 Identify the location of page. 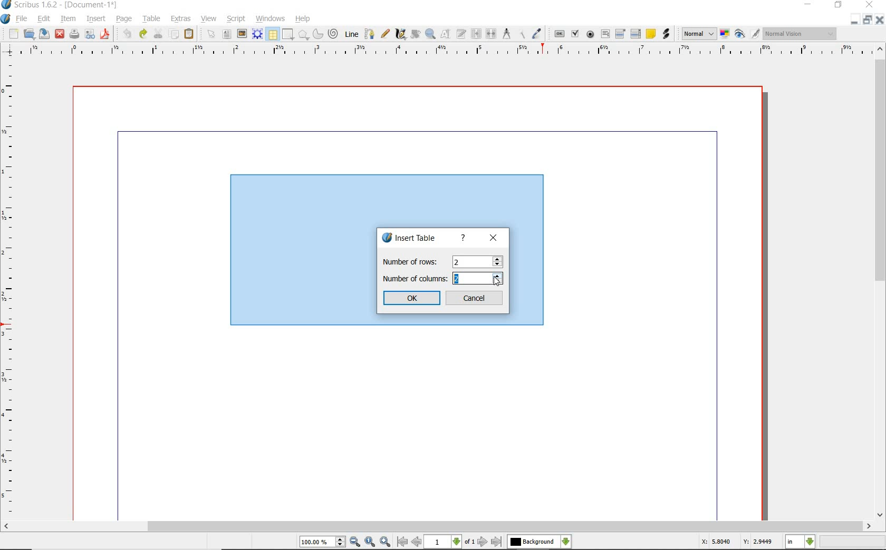
(124, 19).